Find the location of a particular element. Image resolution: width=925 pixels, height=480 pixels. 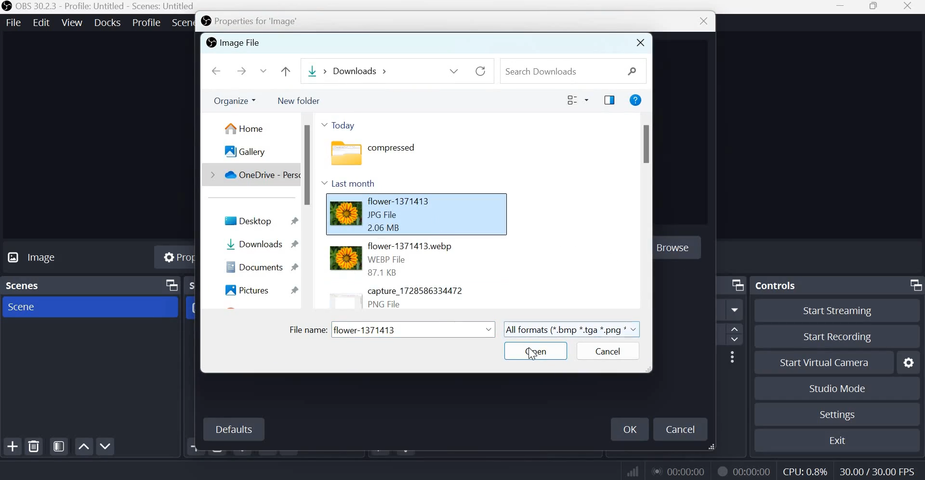

No source selected is located at coordinates (53, 259).